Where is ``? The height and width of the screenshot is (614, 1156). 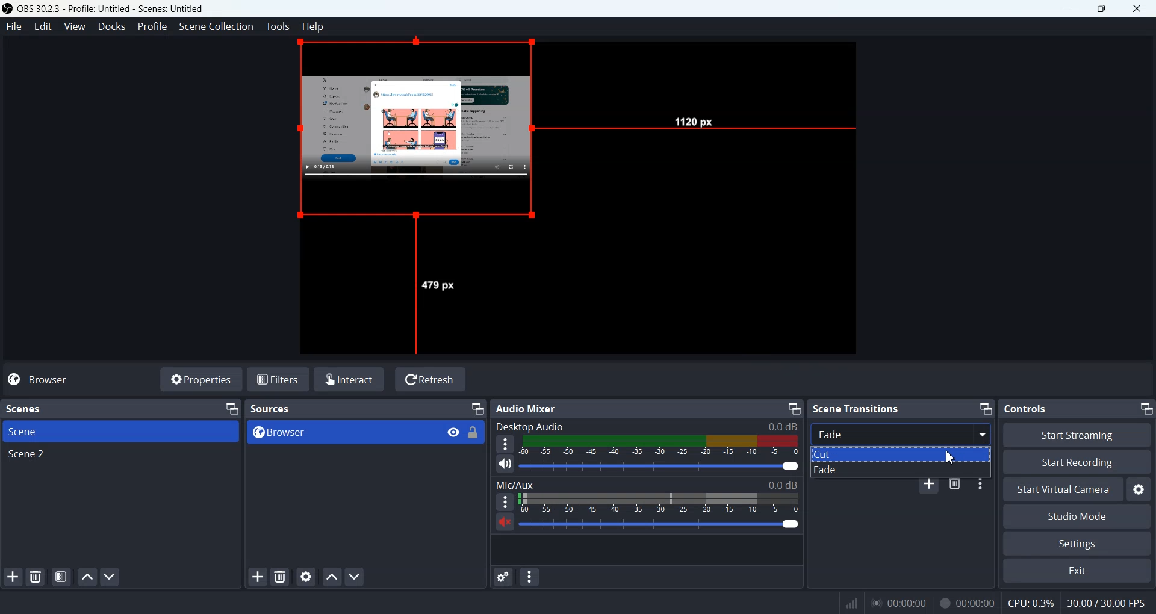
 is located at coordinates (969, 602).